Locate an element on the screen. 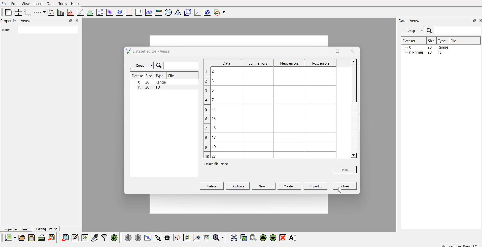 The image size is (482, 247). histogram of dataset is located at coordinates (70, 13).